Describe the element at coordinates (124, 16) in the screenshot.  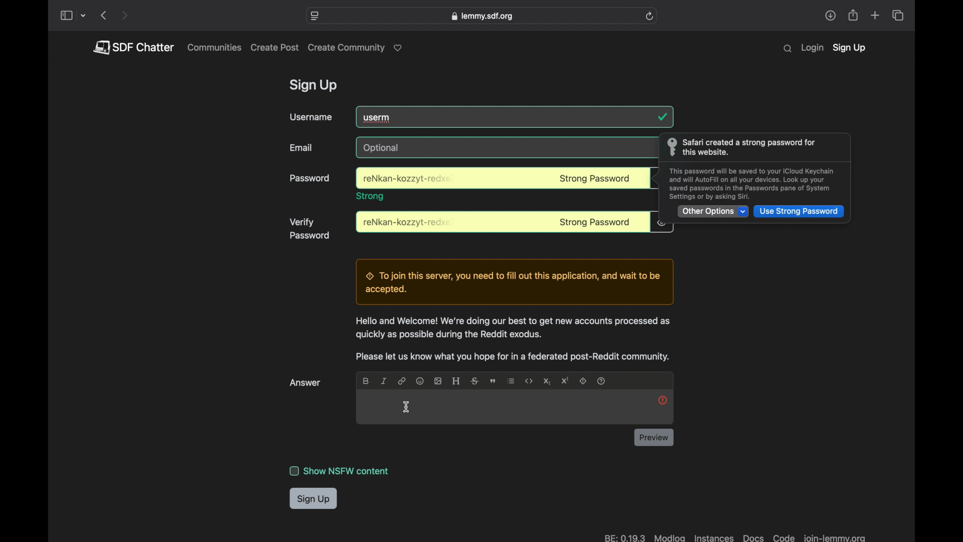
I see `next page` at that location.